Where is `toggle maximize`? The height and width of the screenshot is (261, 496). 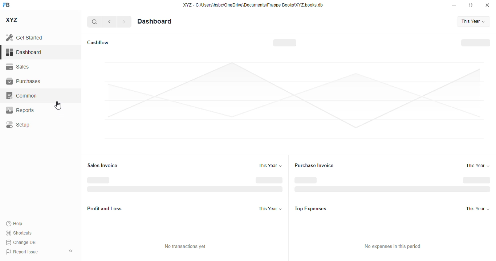 toggle maximize is located at coordinates (470, 5).